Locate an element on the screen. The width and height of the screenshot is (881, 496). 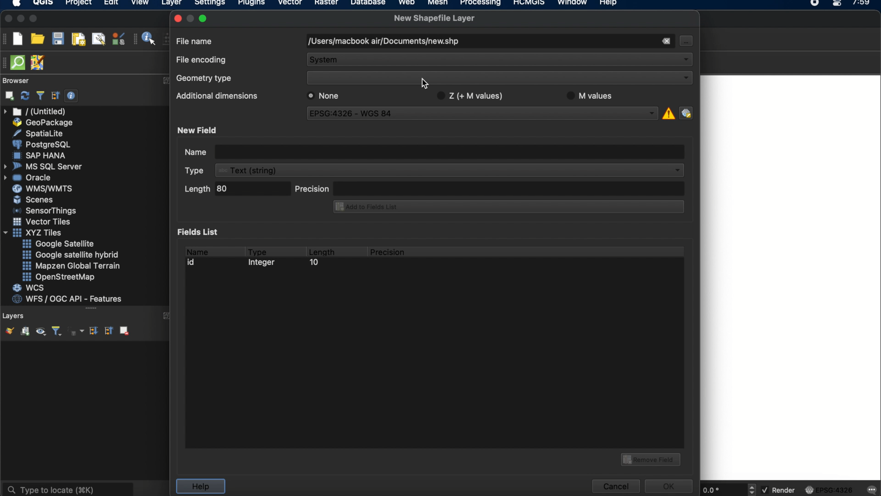
hidden toolbar is located at coordinates (6, 62).